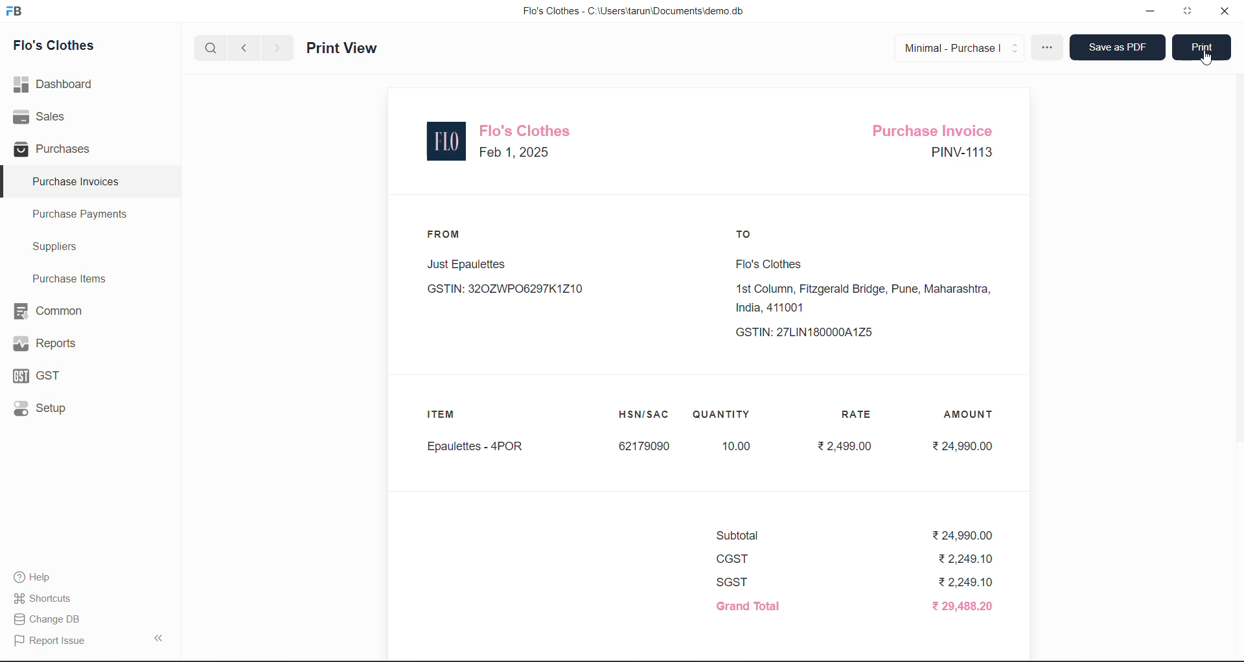  Describe the element at coordinates (47, 409) in the screenshot. I see `Setup` at that location.